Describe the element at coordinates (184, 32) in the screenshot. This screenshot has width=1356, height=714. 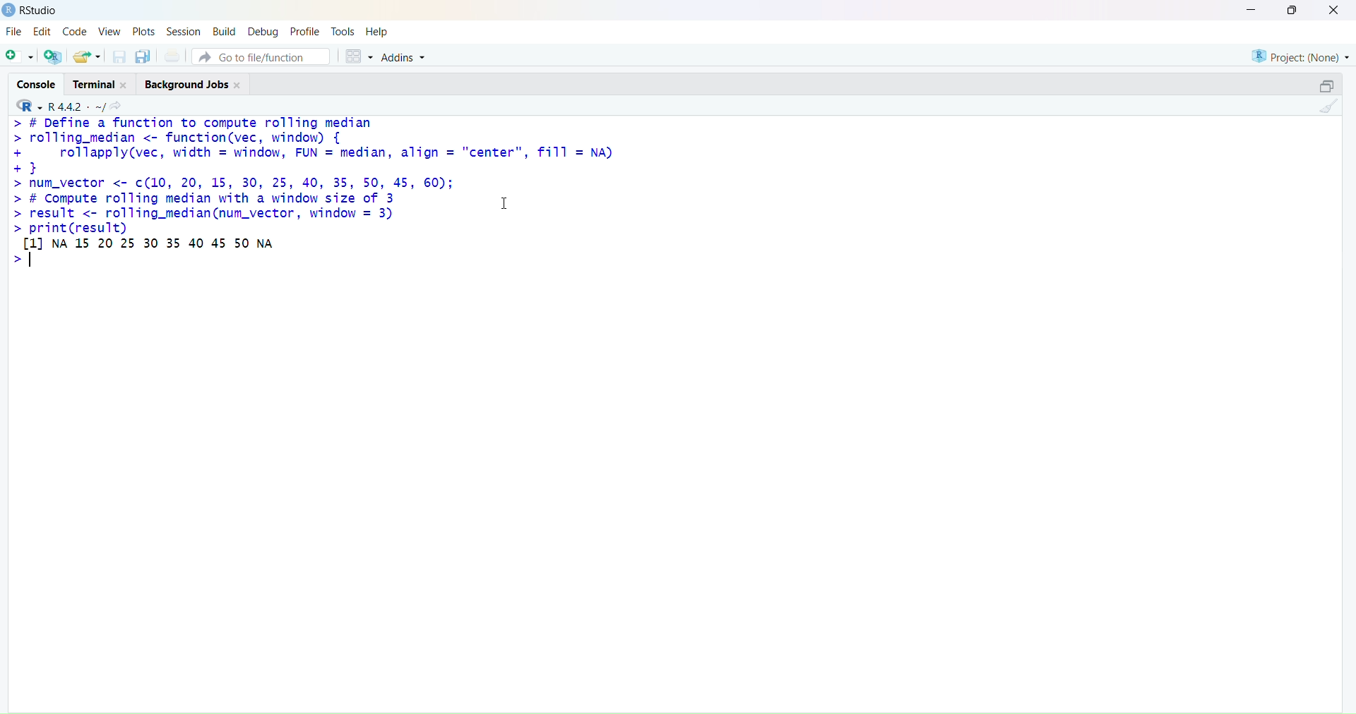
I see `session` at that location.